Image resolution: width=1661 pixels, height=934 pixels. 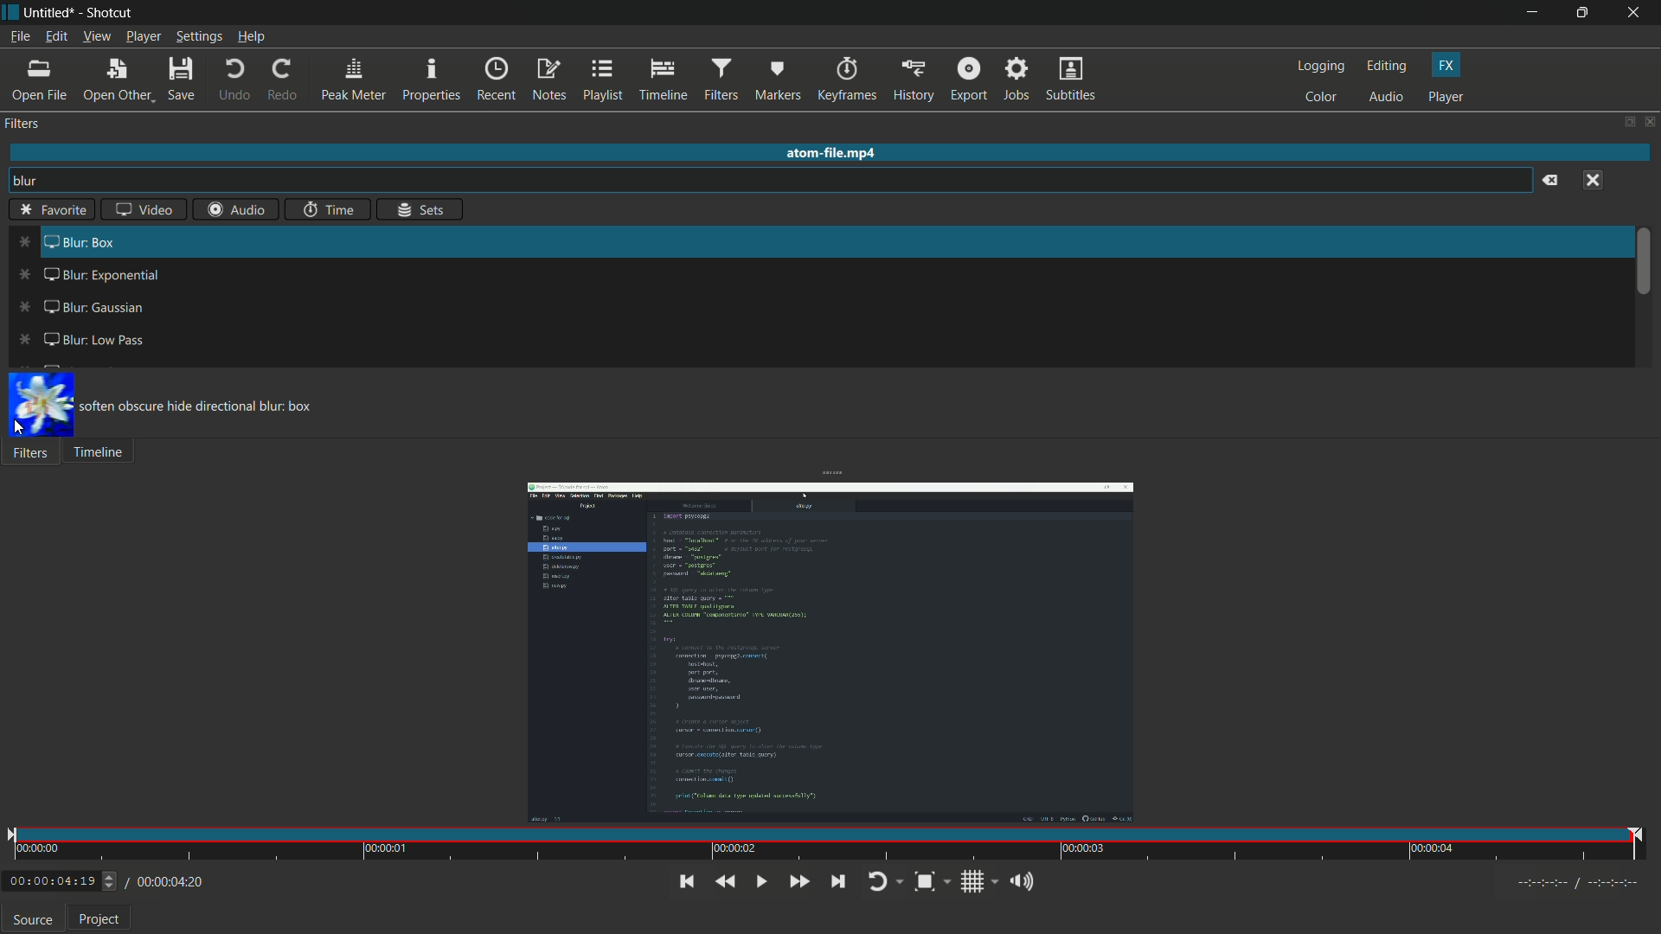 I want to click on Audio, so click(x=232, y=211).